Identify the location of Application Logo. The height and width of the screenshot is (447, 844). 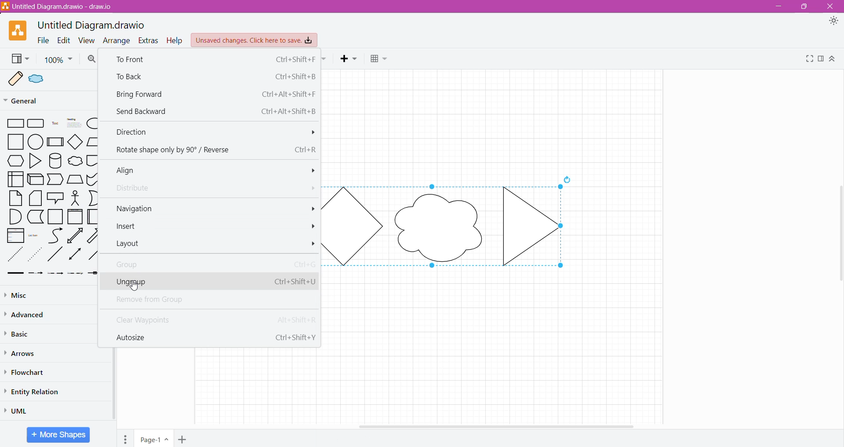
(13, 30).